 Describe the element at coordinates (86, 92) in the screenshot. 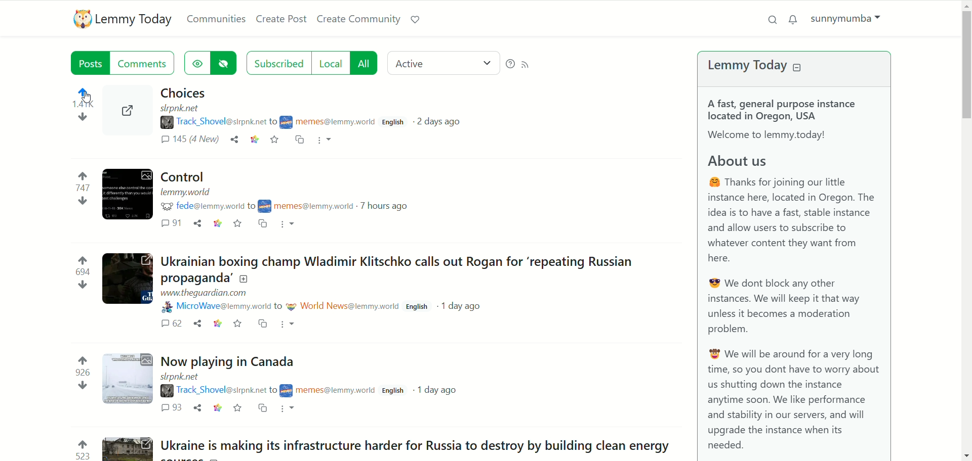

I see `upvote` at that location.